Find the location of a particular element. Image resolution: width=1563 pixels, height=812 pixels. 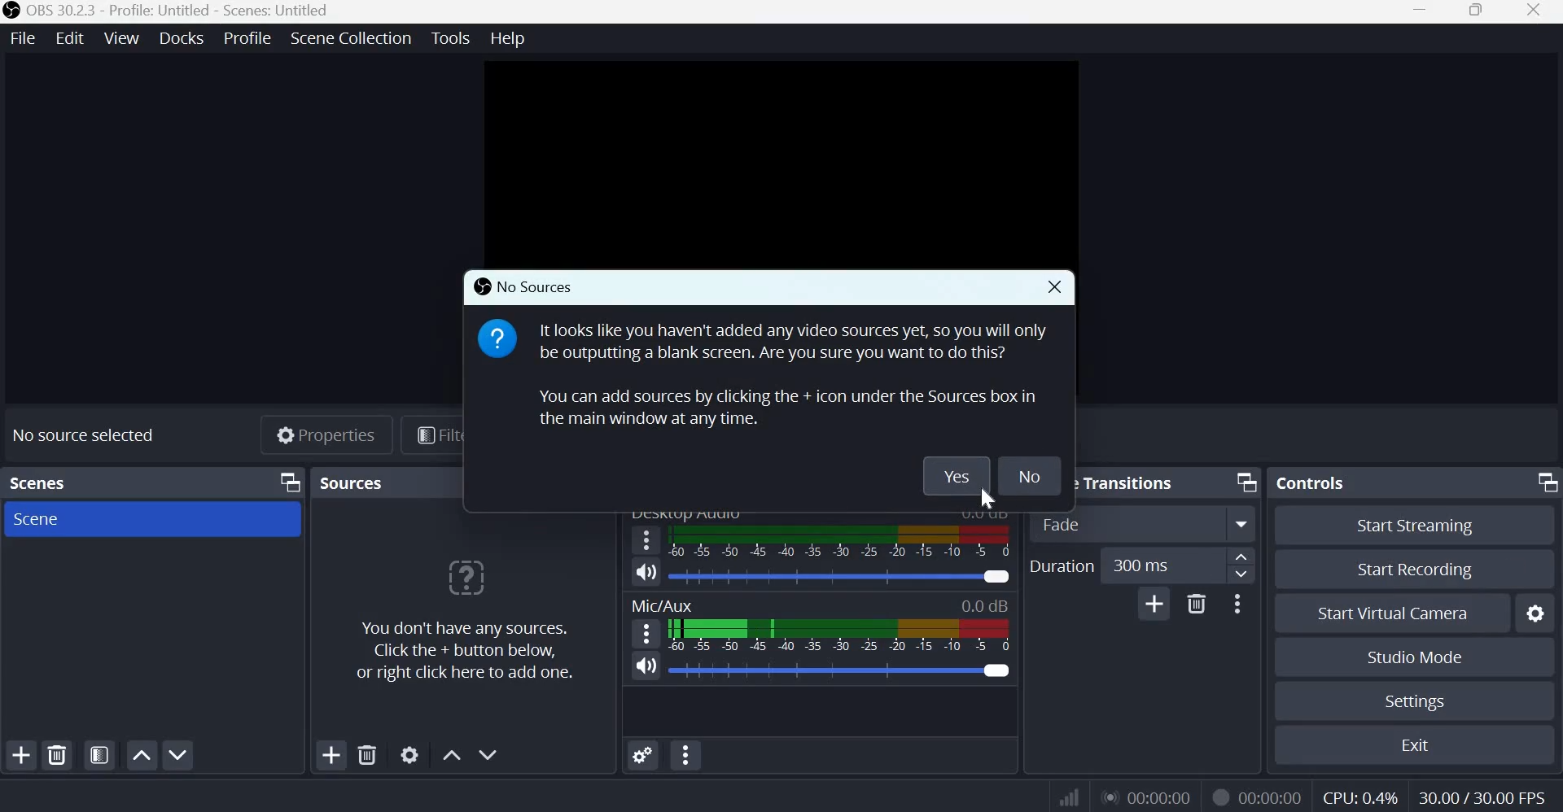

Add Transition is located at coordinates (1154, 603).